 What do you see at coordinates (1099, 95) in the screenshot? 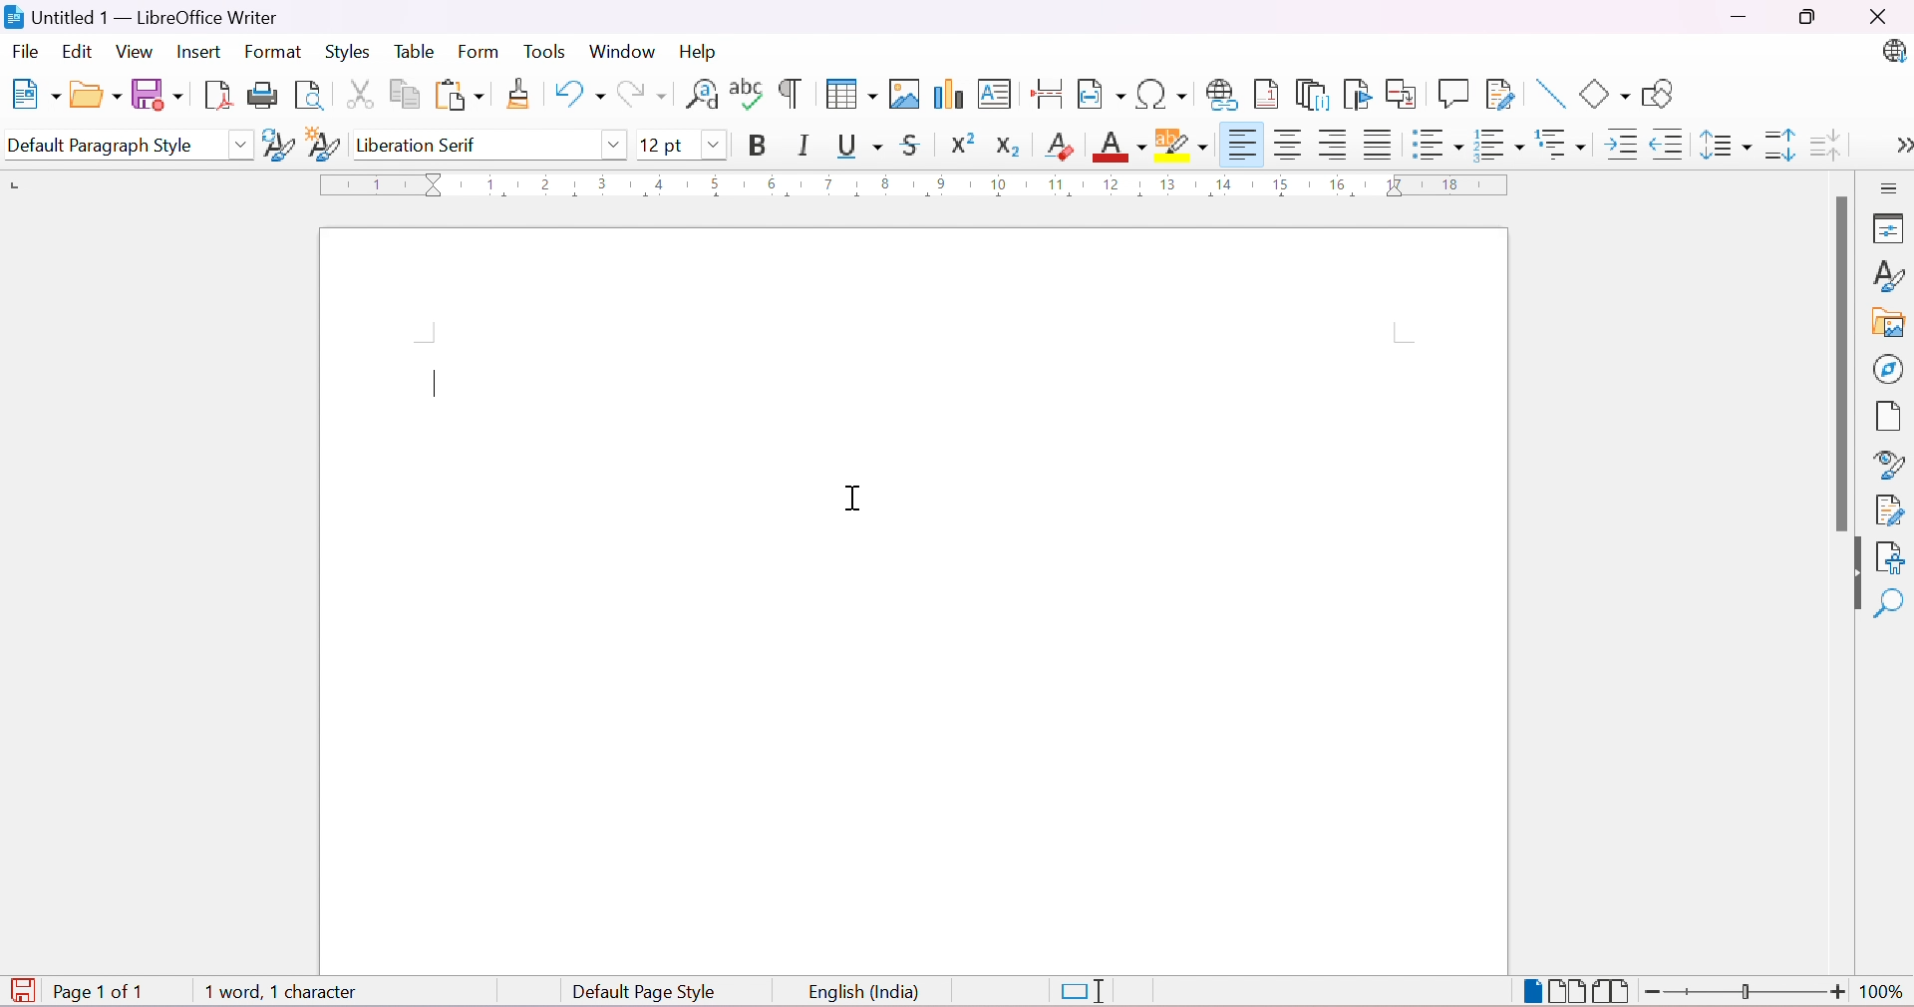
I see `Insert Field` at bounding box center [1099, 95].